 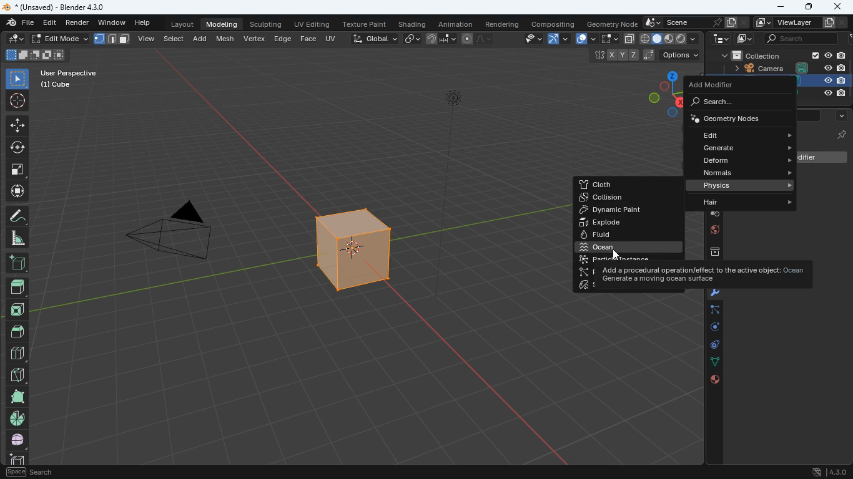 What do you see at coordinates (112, 39) in the screenshot?
I see `shape` at bounding box center [112, 39].